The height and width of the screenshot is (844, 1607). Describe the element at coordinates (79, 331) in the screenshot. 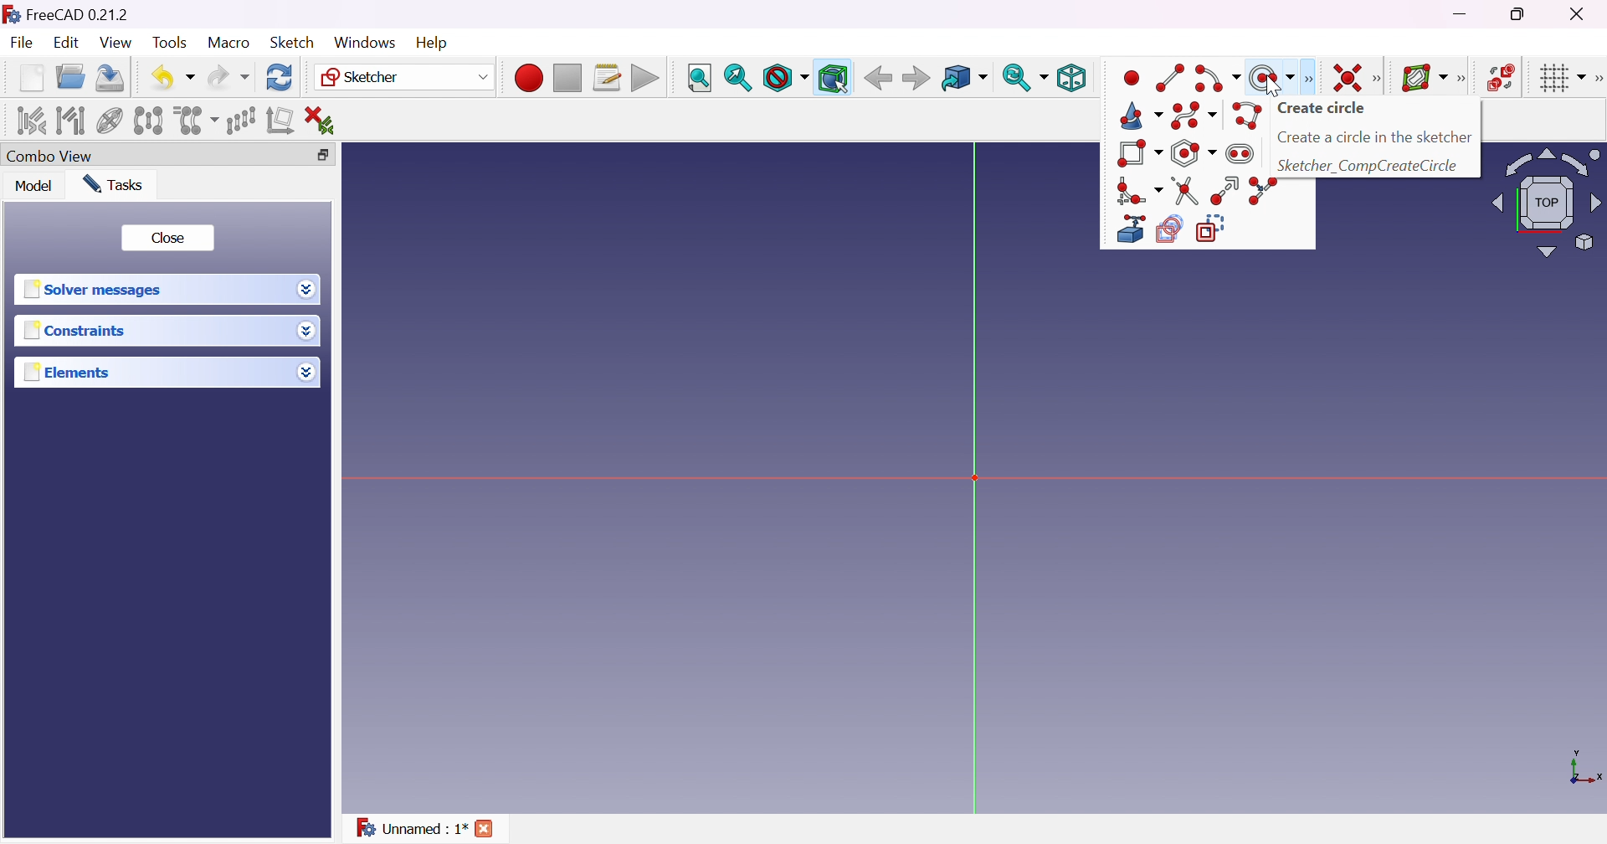

I see `Constraints` at that location.